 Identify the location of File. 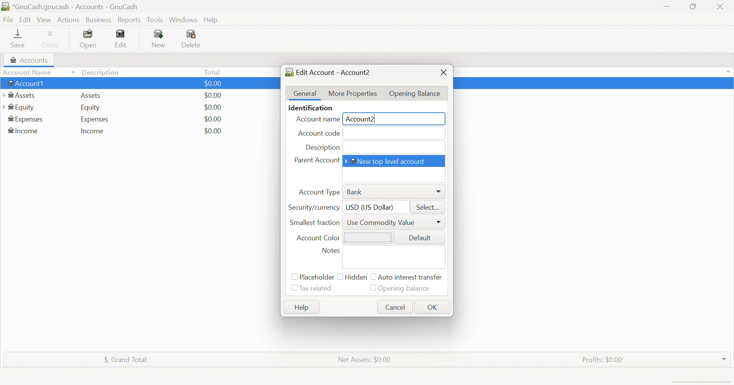
(8, 20).